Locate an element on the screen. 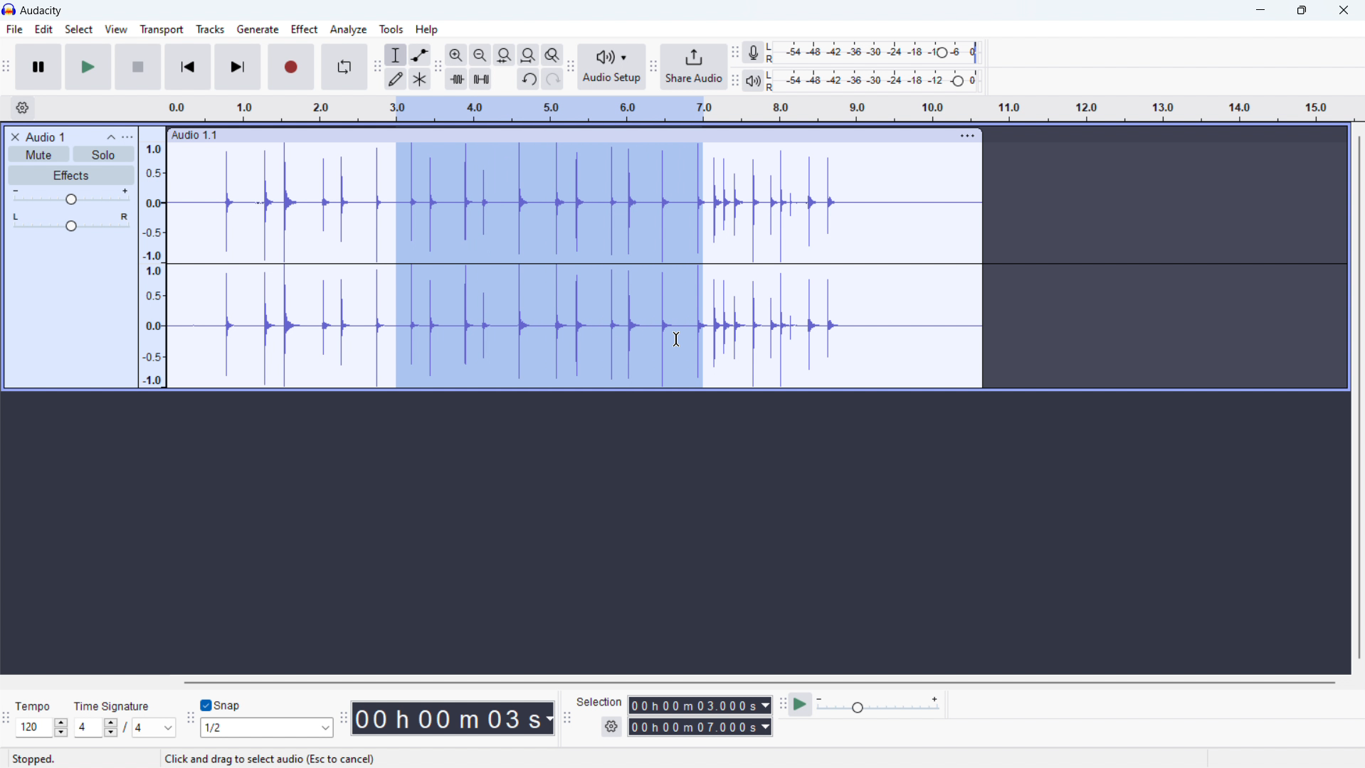 The height and width of the screenshot is (768, 1365). collapse is located at coordinates (111, 137).